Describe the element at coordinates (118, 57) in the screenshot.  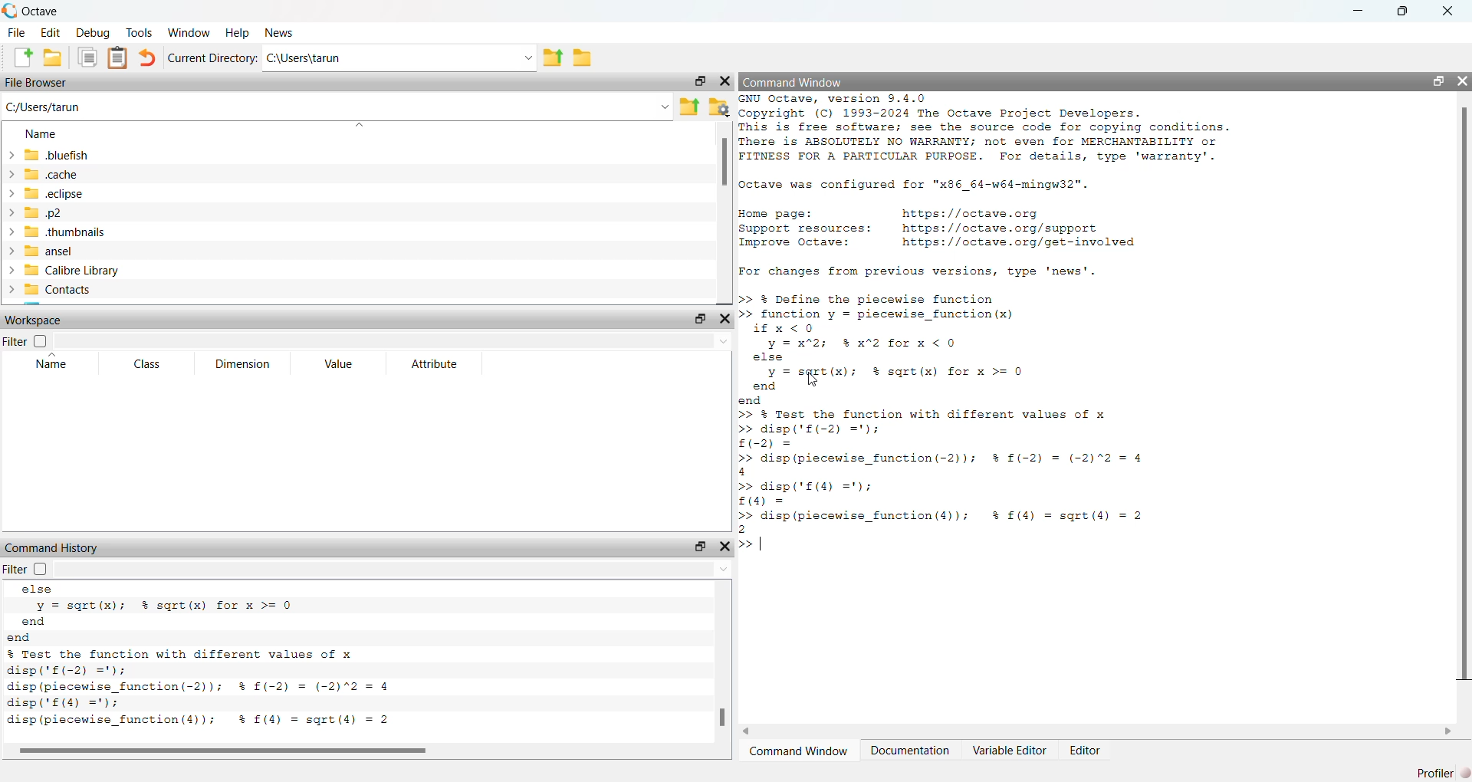
I see `Paste` at that location.